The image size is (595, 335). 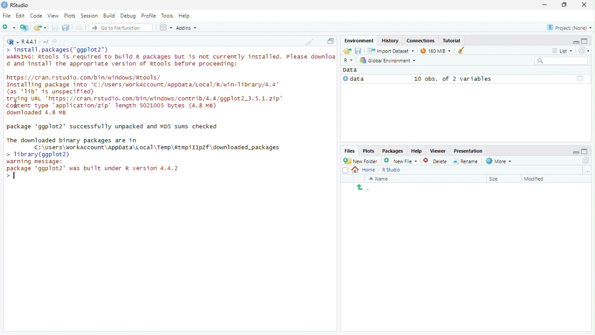 I want to click on Import Dataset, so click(x=390, y=51).